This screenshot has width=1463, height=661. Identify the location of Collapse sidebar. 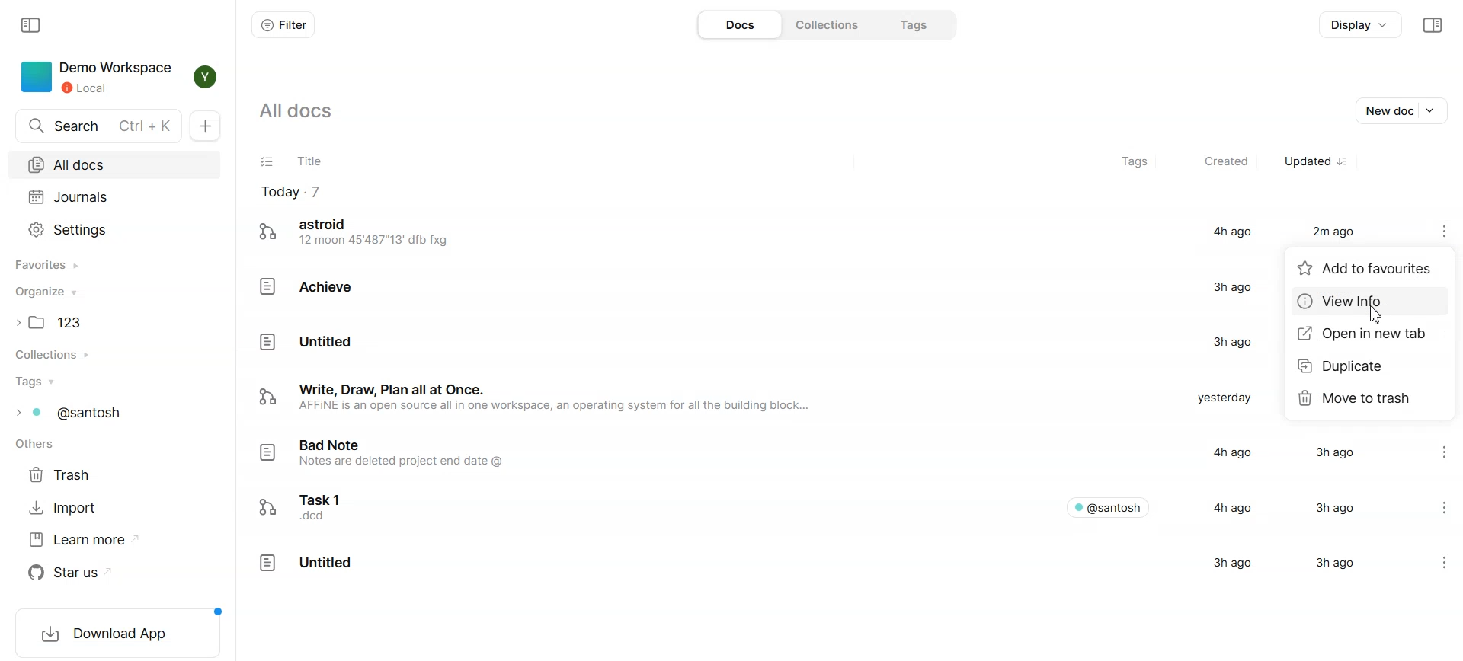
(1433, 26).